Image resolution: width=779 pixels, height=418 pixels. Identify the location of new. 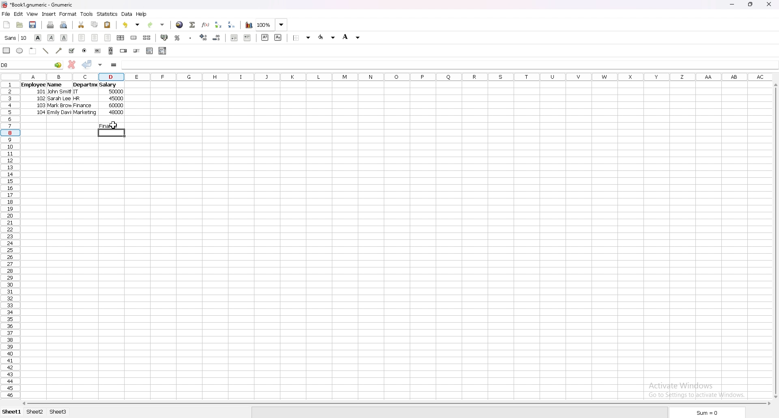
(6, 25).